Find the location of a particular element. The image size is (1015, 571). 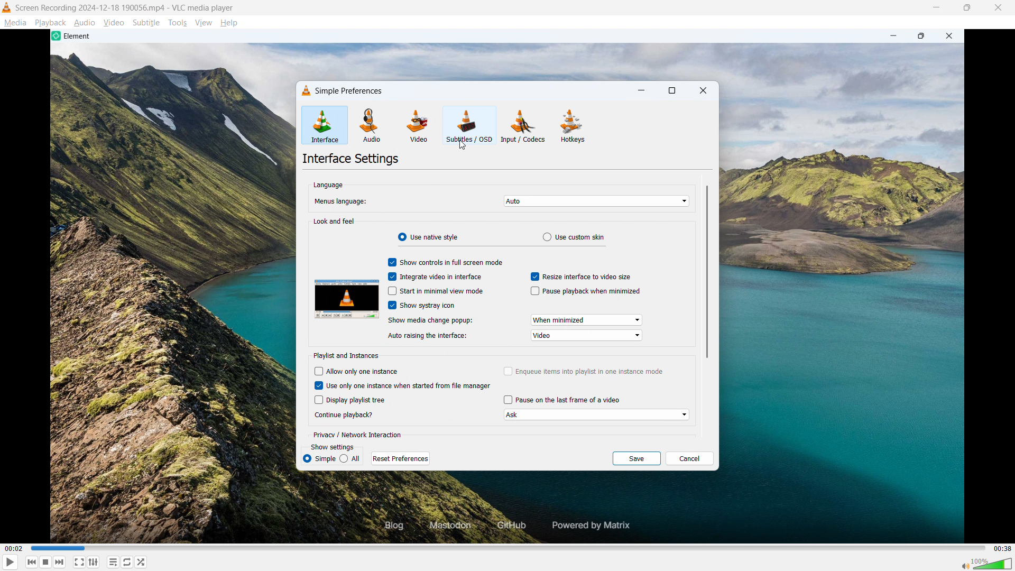

Preview  is located at coordinates (348, 300).